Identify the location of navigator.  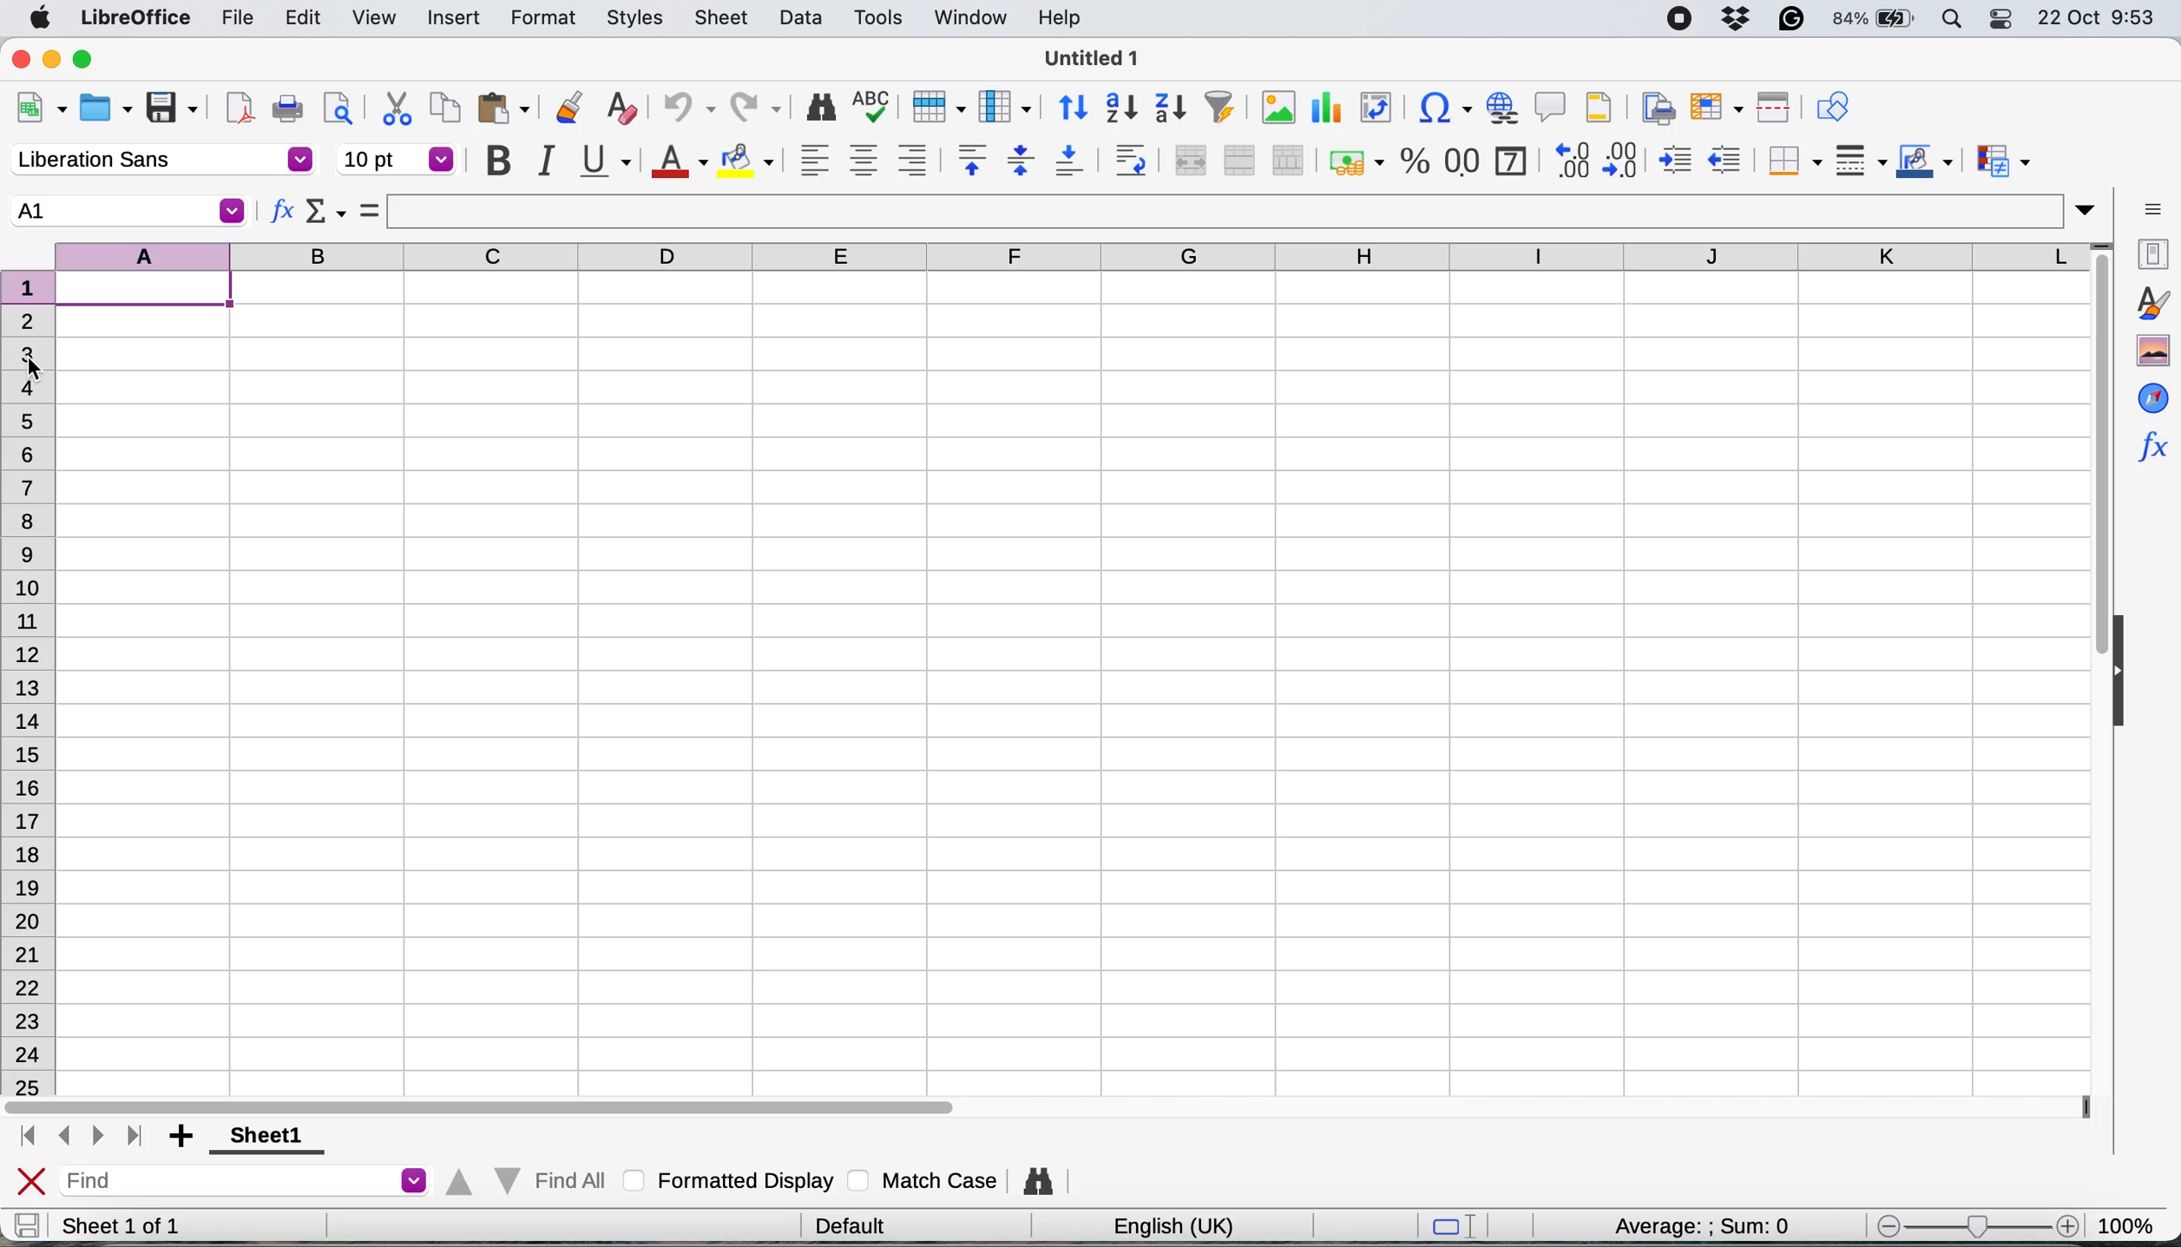
(2153, 397).